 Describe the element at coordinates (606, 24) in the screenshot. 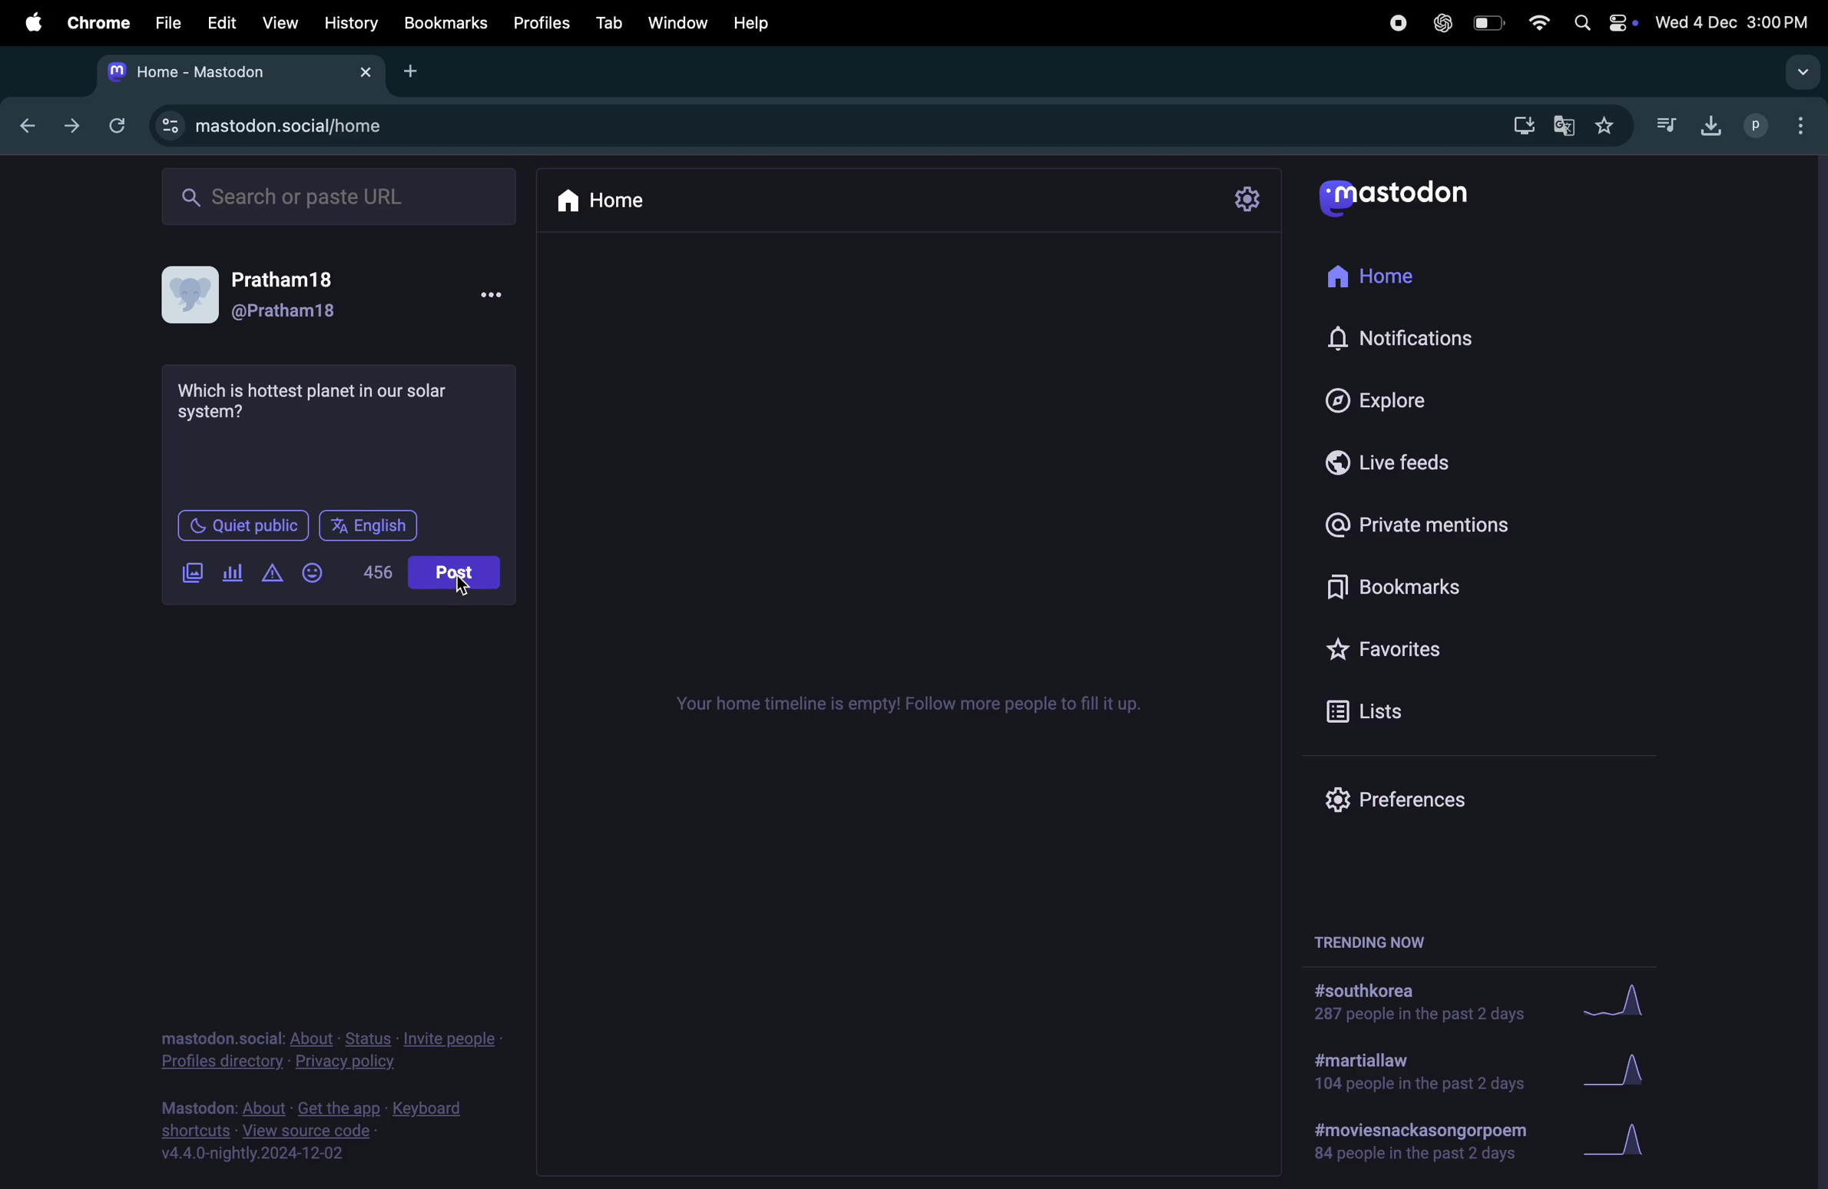

I see `tab` at that location.